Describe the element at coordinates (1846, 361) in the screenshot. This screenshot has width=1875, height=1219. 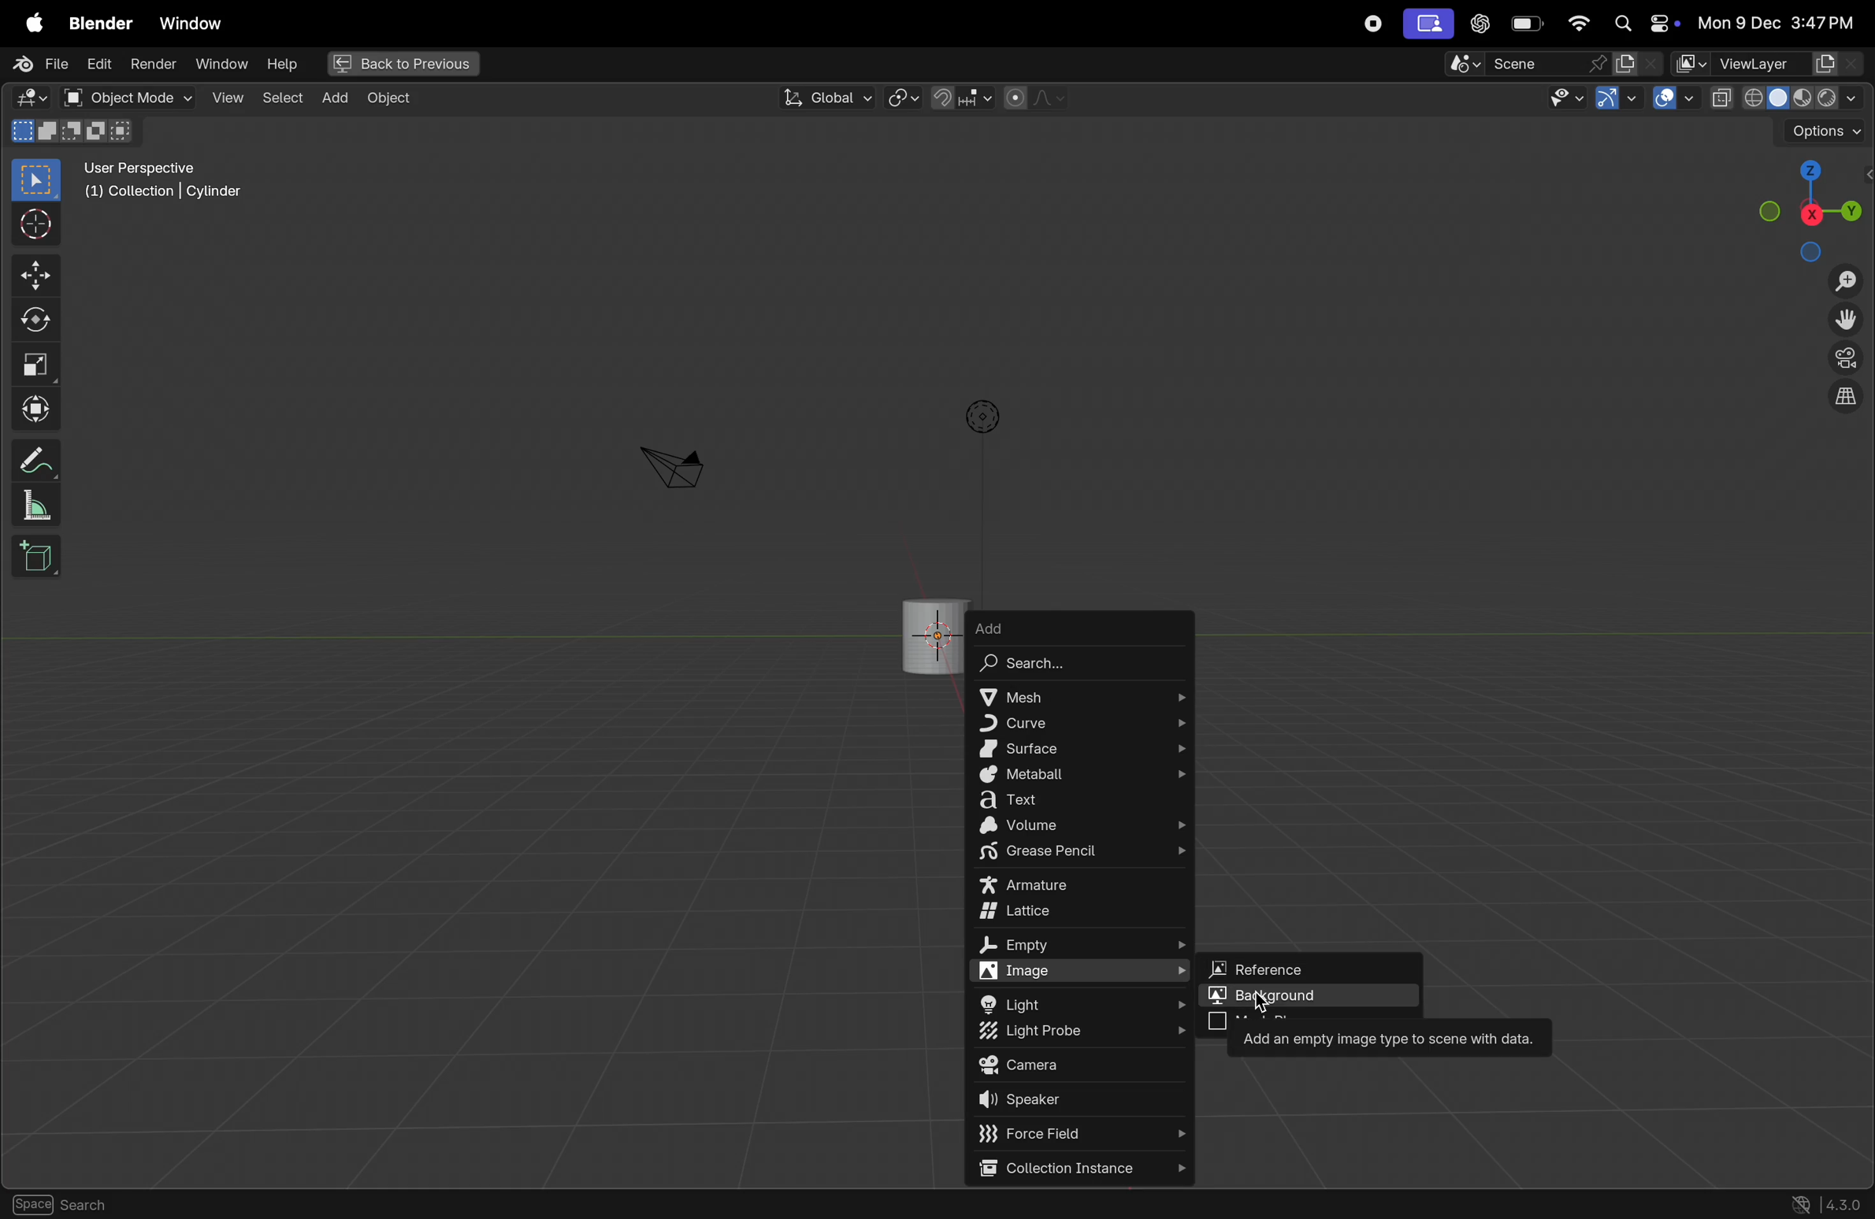
I see `perspective` at that location.